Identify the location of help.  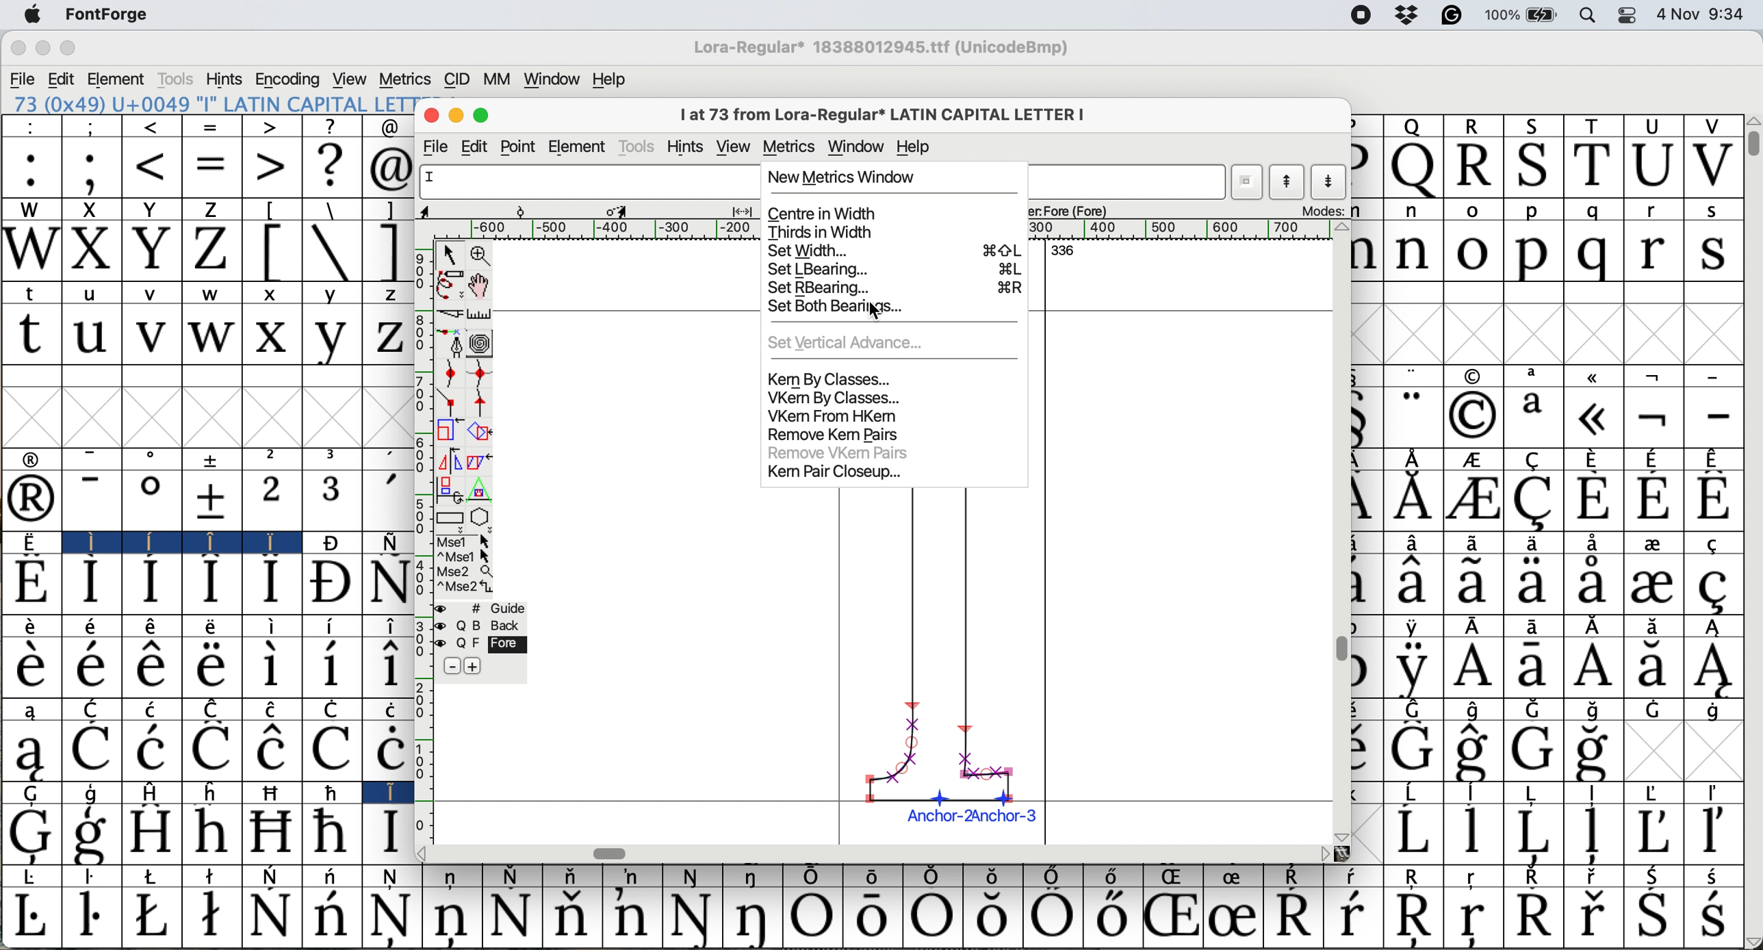
(607, 79).